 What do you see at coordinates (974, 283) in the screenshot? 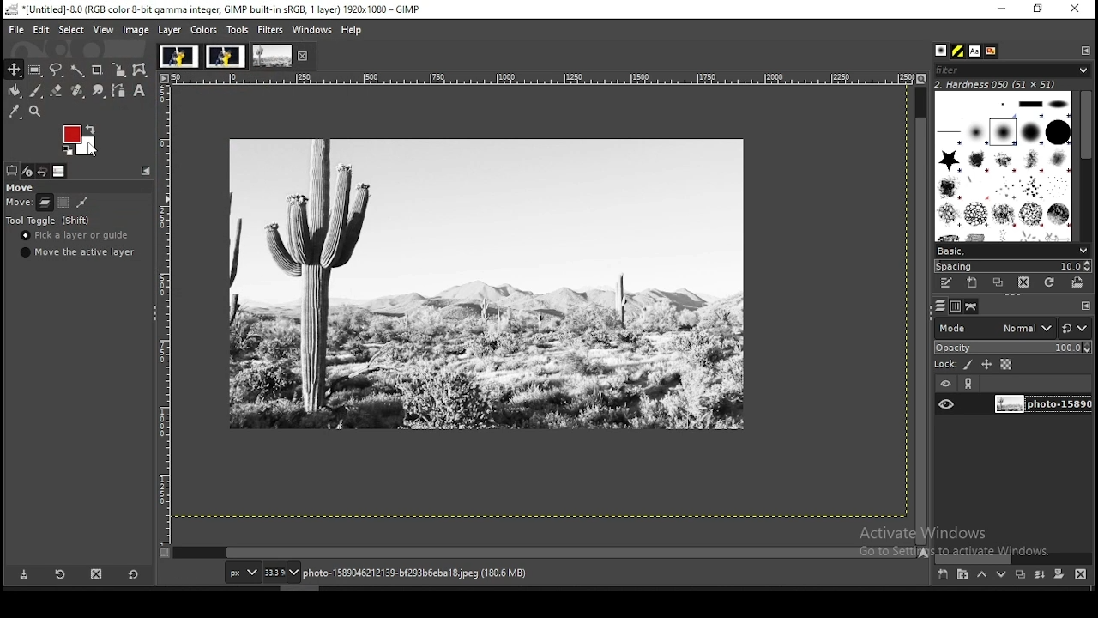
I see `create a new brush` at bounding box center [974, 283].